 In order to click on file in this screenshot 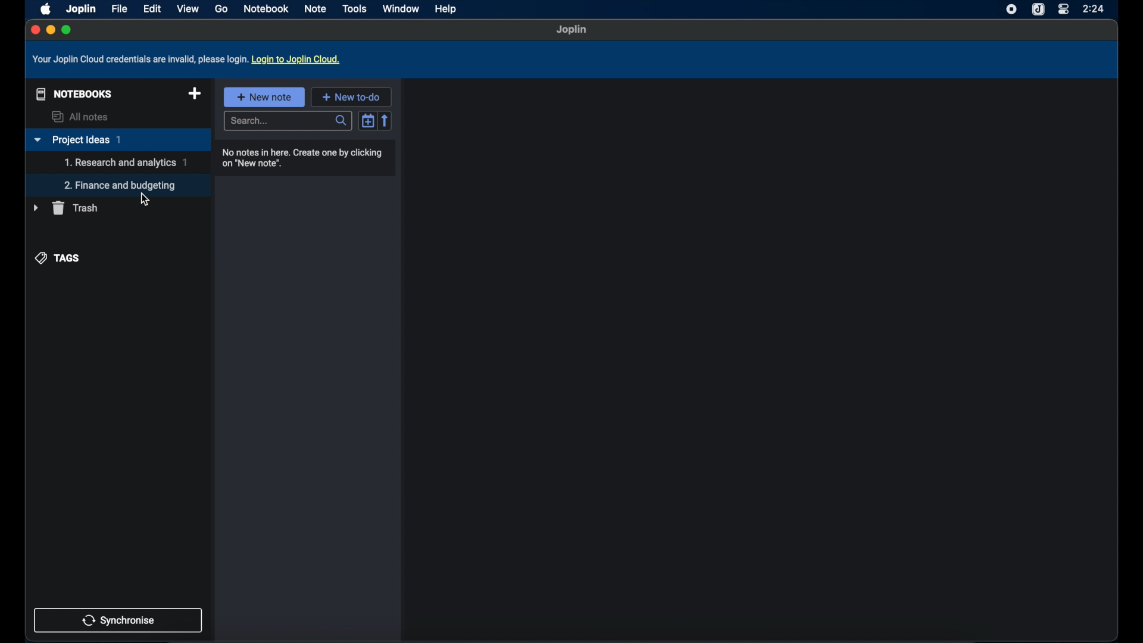, I will do `click(119, 9)`.